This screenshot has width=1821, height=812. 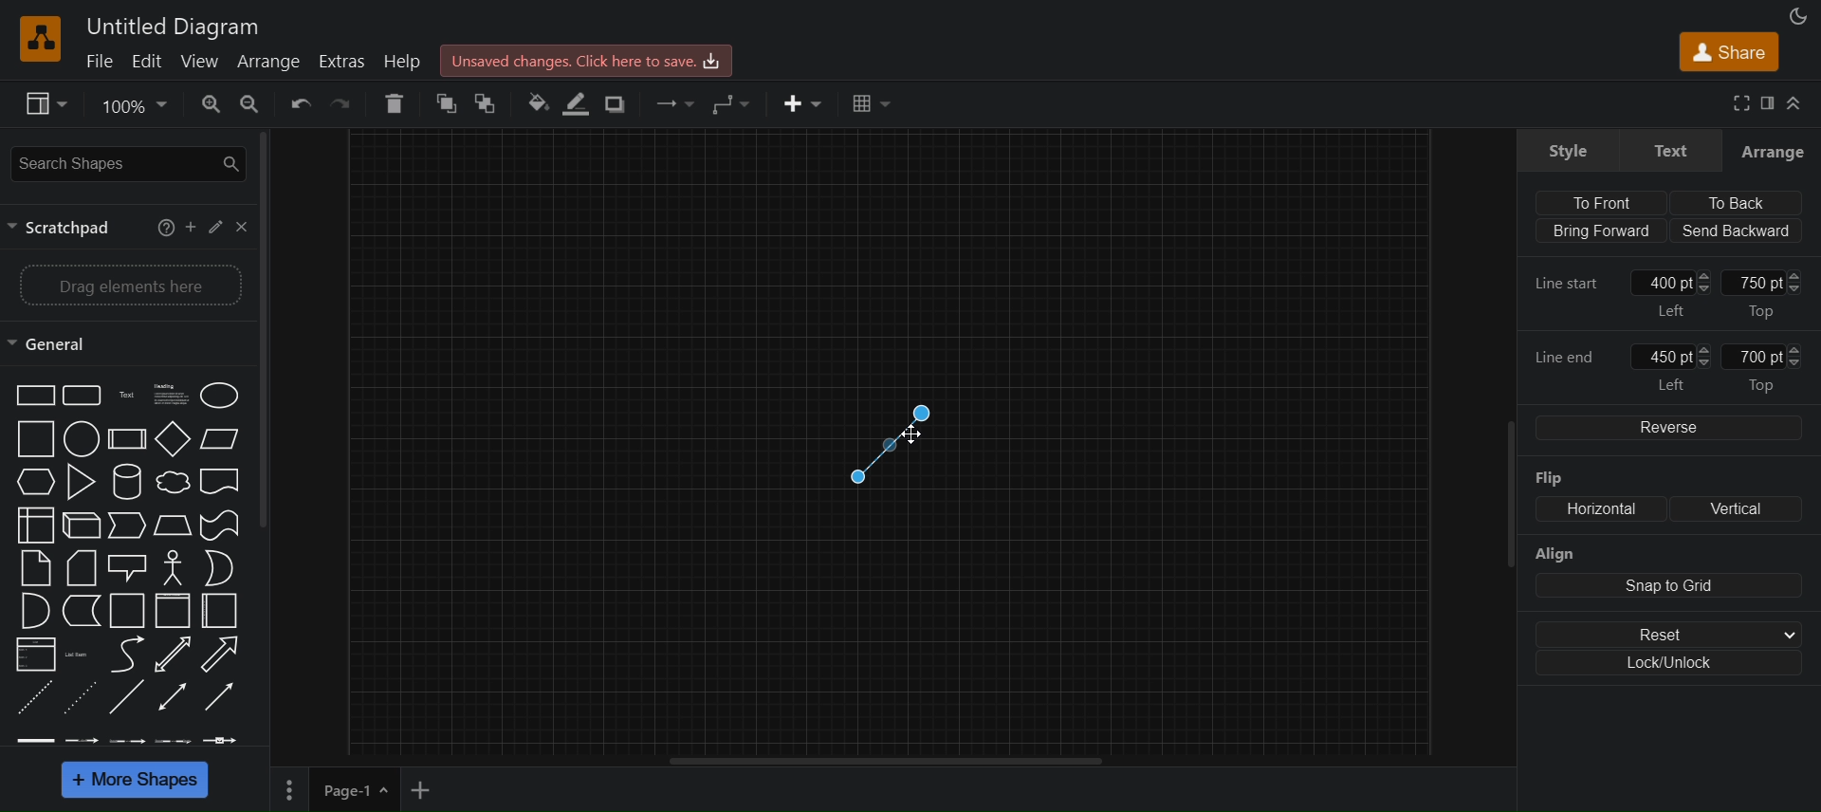 What do you see at coordinates (1799, 103) in the screenshot?
I see `collapse/expand` at bounding box center [1799, 103].